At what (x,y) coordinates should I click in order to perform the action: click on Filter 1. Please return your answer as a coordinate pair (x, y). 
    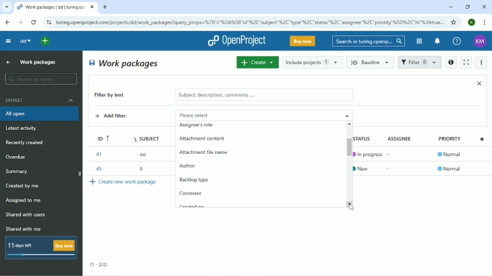
    Looking at the image, I should click on (419, 63).